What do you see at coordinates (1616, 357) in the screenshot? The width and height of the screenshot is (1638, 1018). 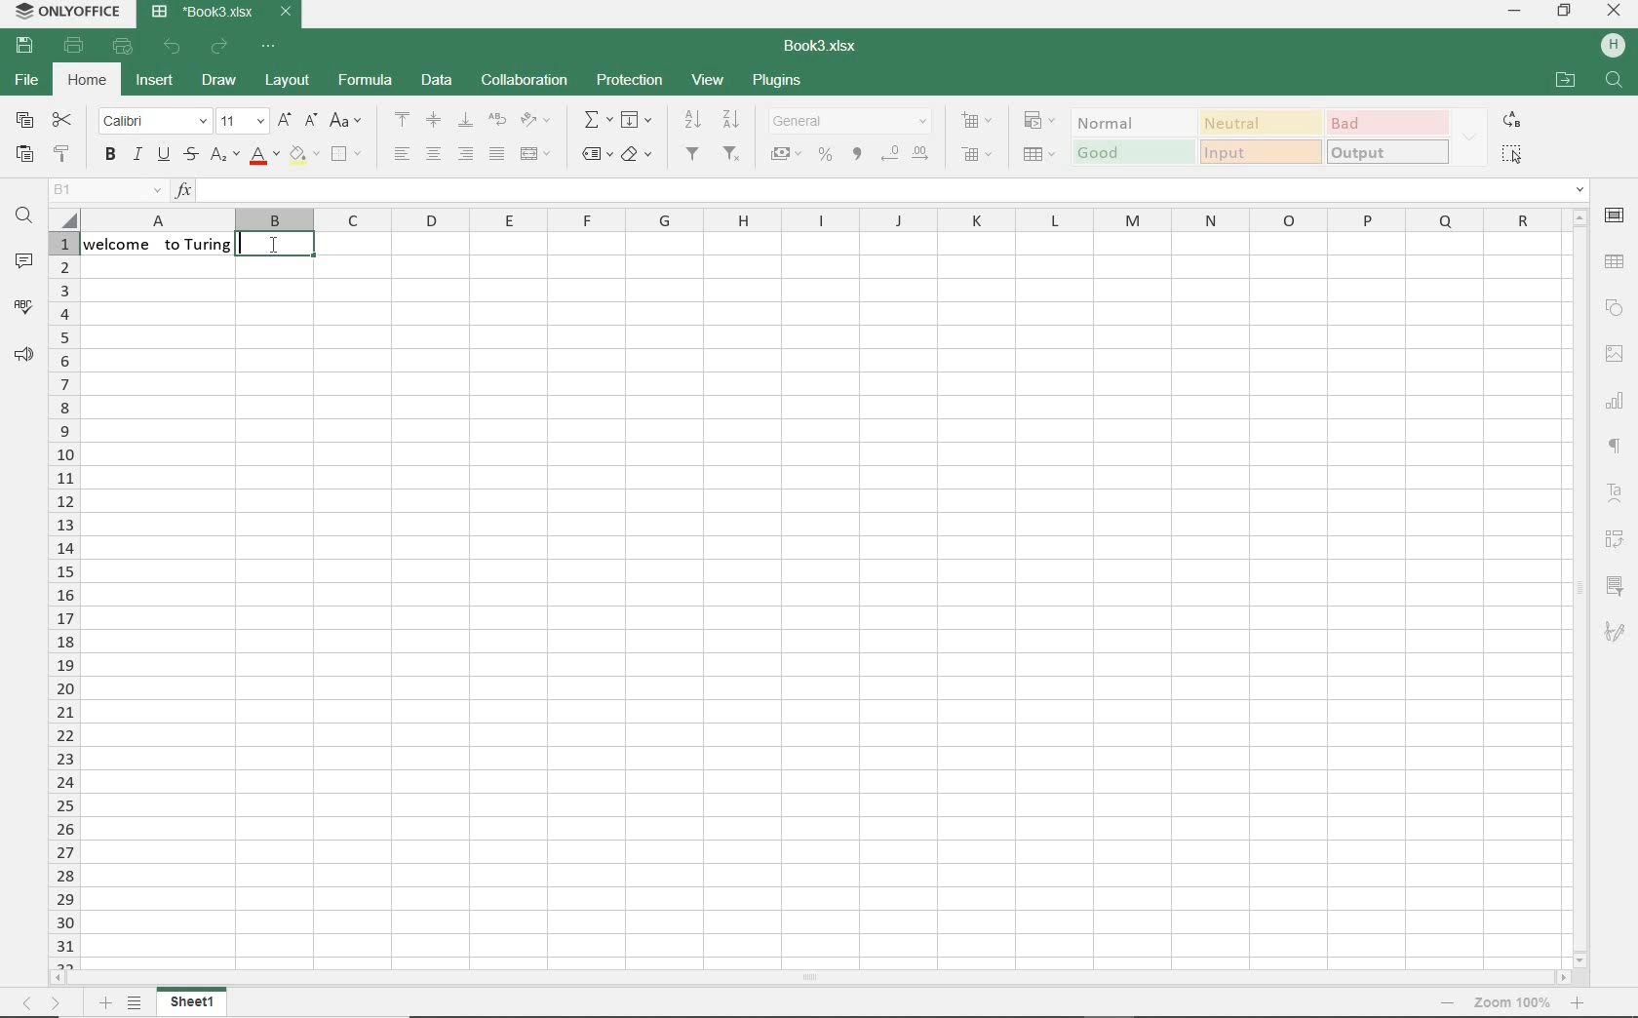 I see `image` at bounding box center [1616, 357].